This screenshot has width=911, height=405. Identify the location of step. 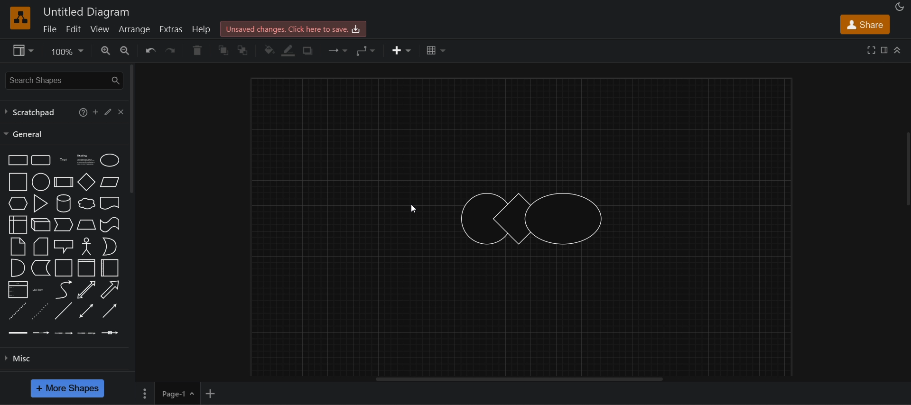
(63, 225).